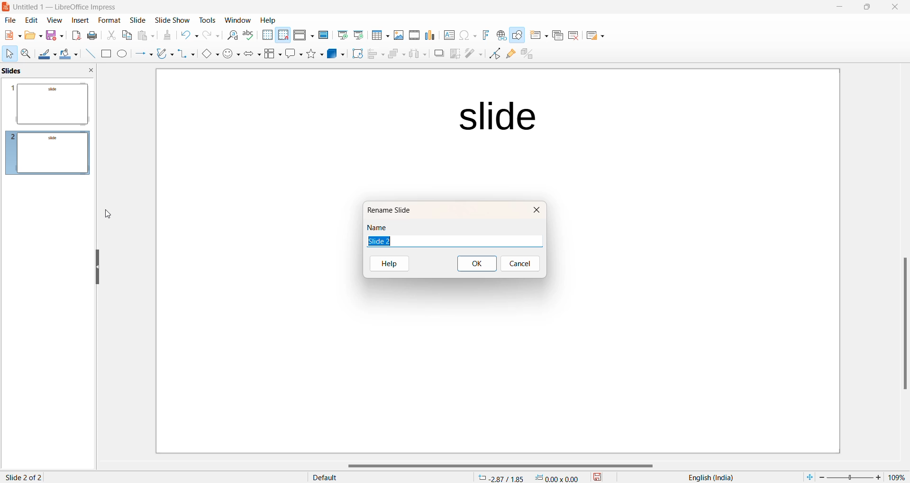  What do you see at coordinates (380, 227) in the screenshot?
I see `name heading` at bounding box center [380, 227].